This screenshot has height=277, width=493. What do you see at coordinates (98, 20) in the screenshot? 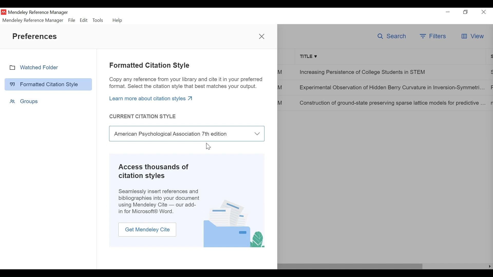
I see `Tools` at bounding box center [98, 20].